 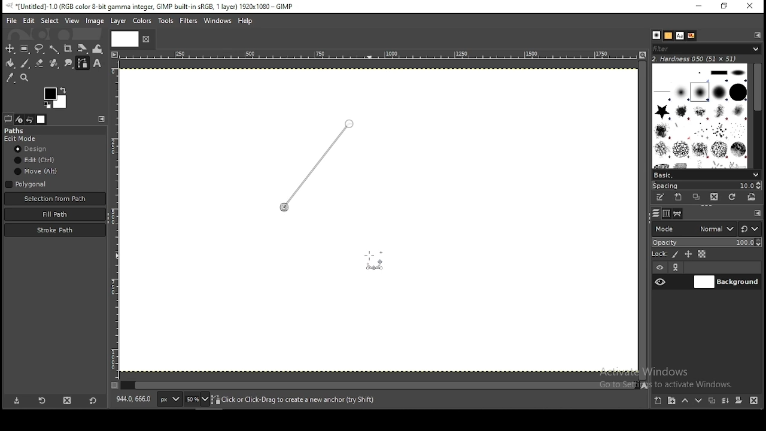 What do you see at coordinates (9, 64) in the screenshot?
I see `paintbucket tool` at bounding box center [9, 64].